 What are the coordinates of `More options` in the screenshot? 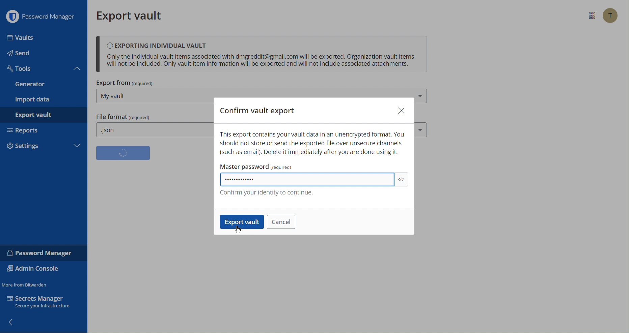 It's located at (591, 16).